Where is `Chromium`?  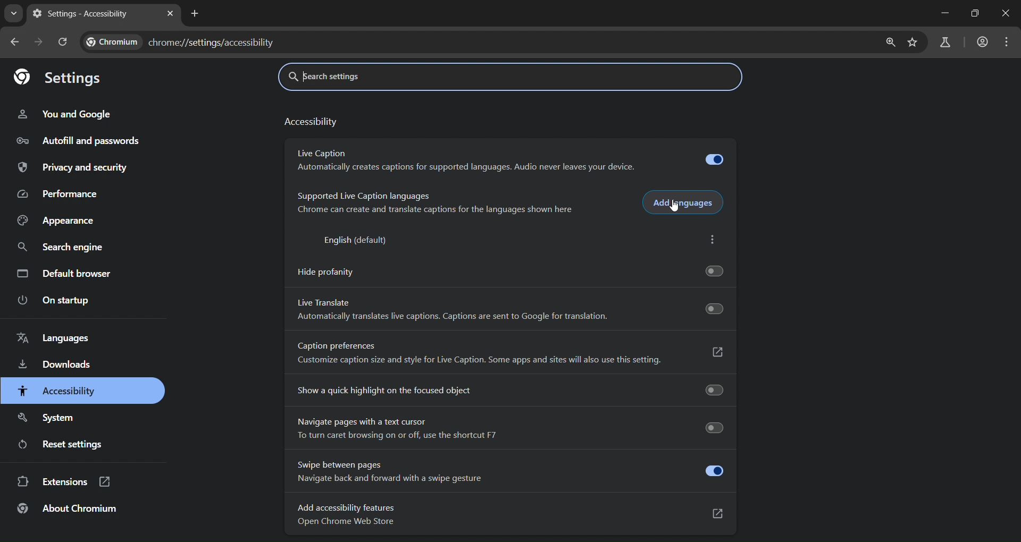
Chromium is located at coordinates (113, 40).